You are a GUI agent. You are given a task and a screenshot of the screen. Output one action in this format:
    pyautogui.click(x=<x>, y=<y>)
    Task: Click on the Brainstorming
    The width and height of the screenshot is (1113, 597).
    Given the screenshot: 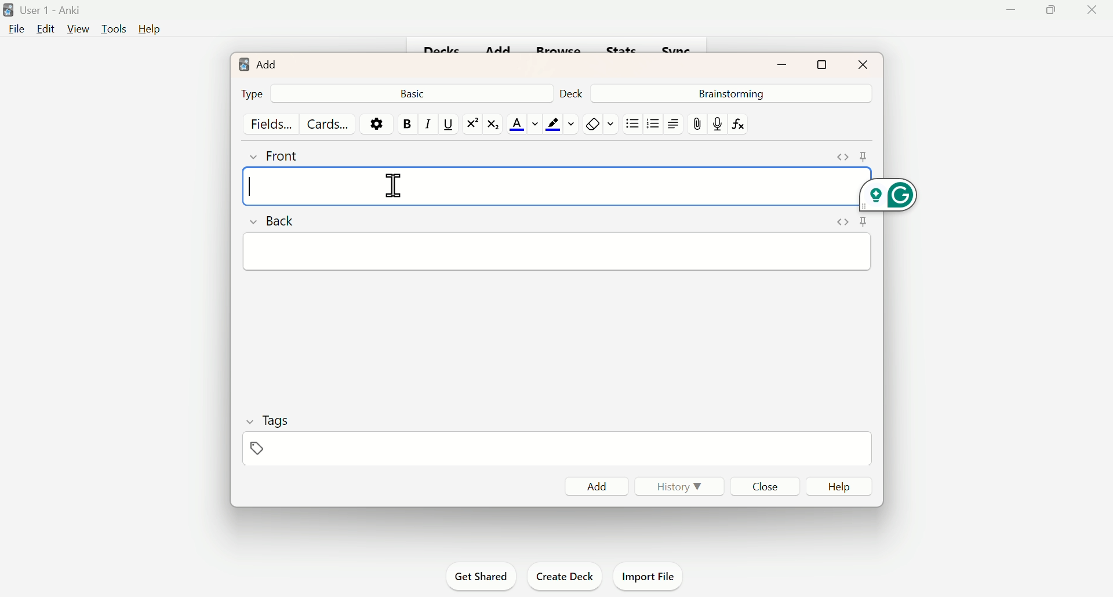 What is the action you would take?
    pyautogui.click(x=729, y=93)
    